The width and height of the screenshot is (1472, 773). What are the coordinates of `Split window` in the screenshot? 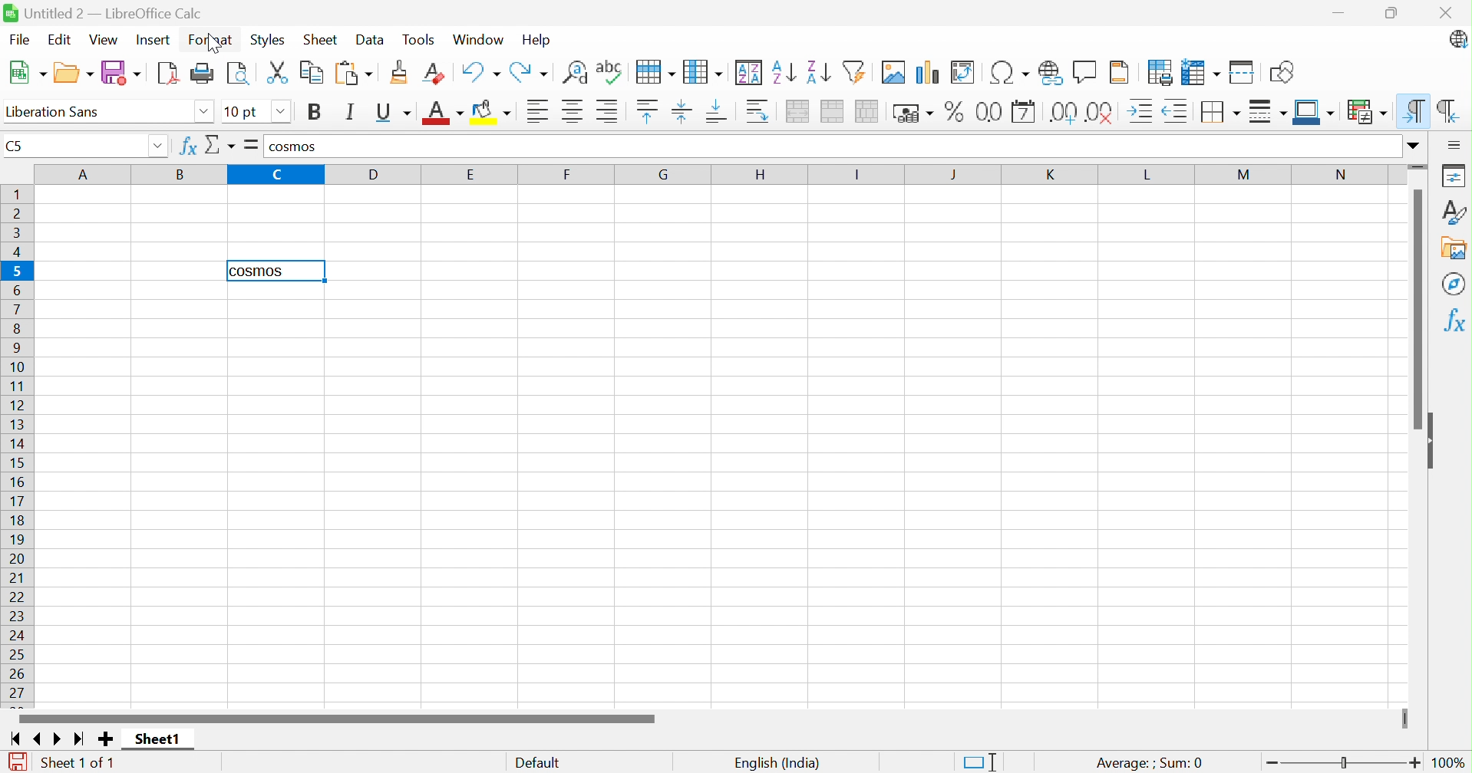 It's located at (1242, 73).